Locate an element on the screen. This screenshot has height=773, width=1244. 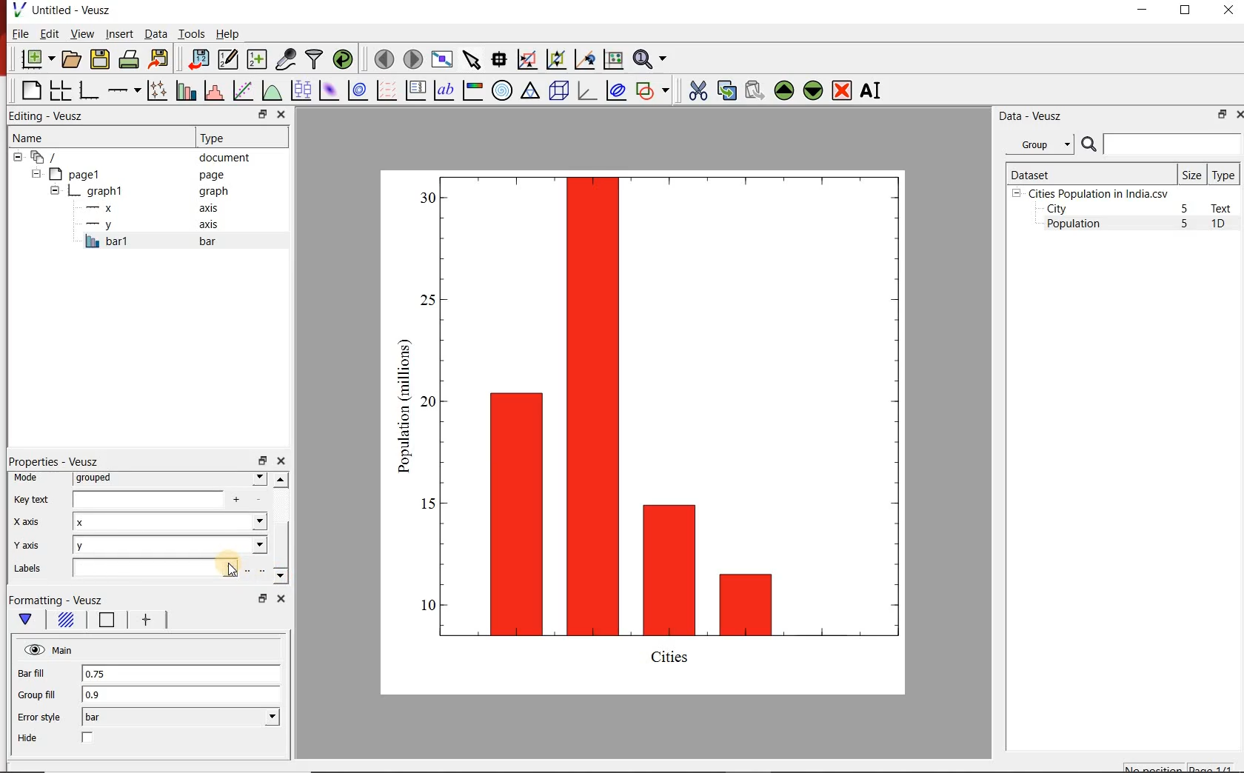
Hide is located at coordinates (30, 738).